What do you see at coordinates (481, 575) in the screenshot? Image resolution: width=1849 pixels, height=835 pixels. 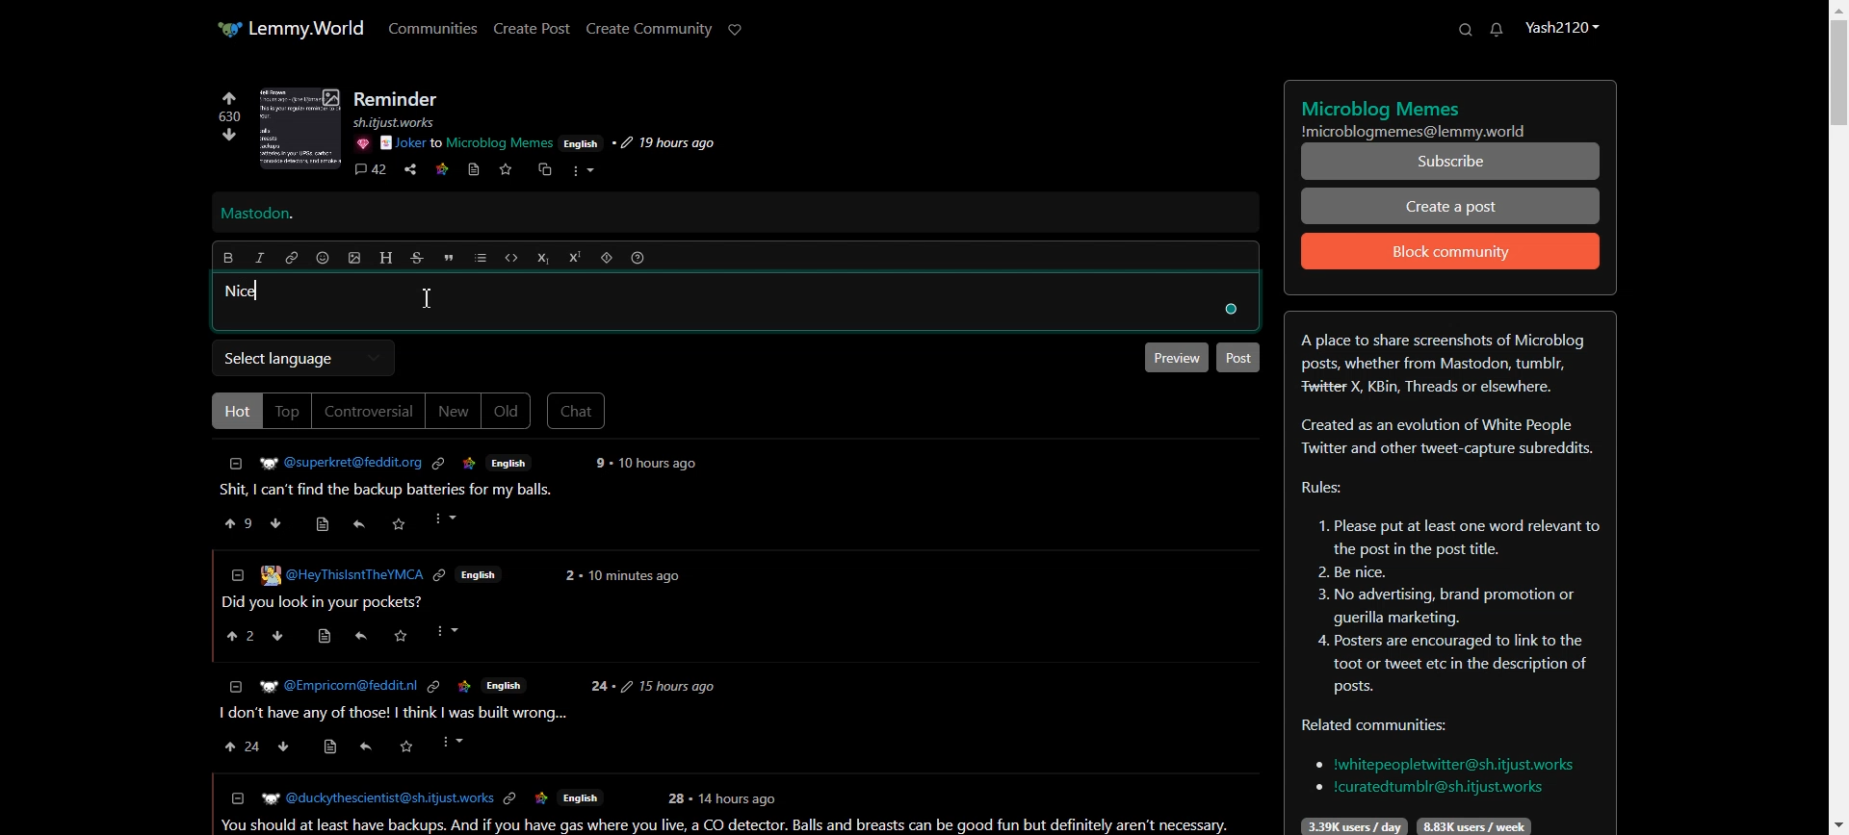 I see `English` at bounding box center [481, 575].